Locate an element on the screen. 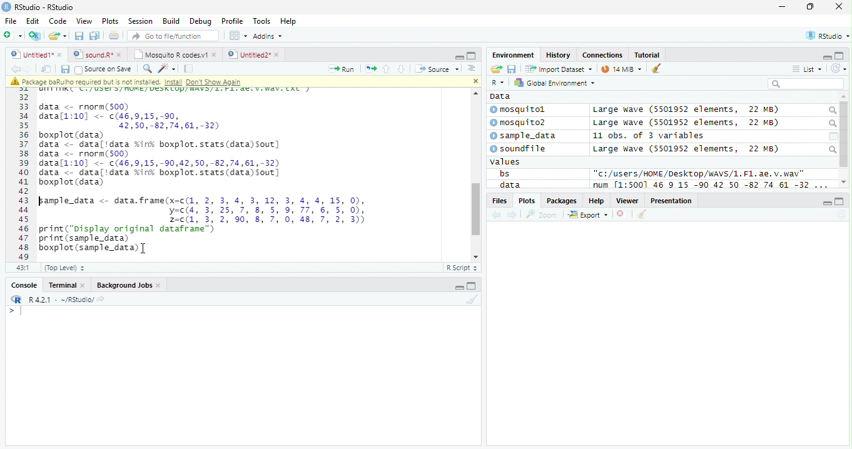  View is located at coordinates (85, 21).